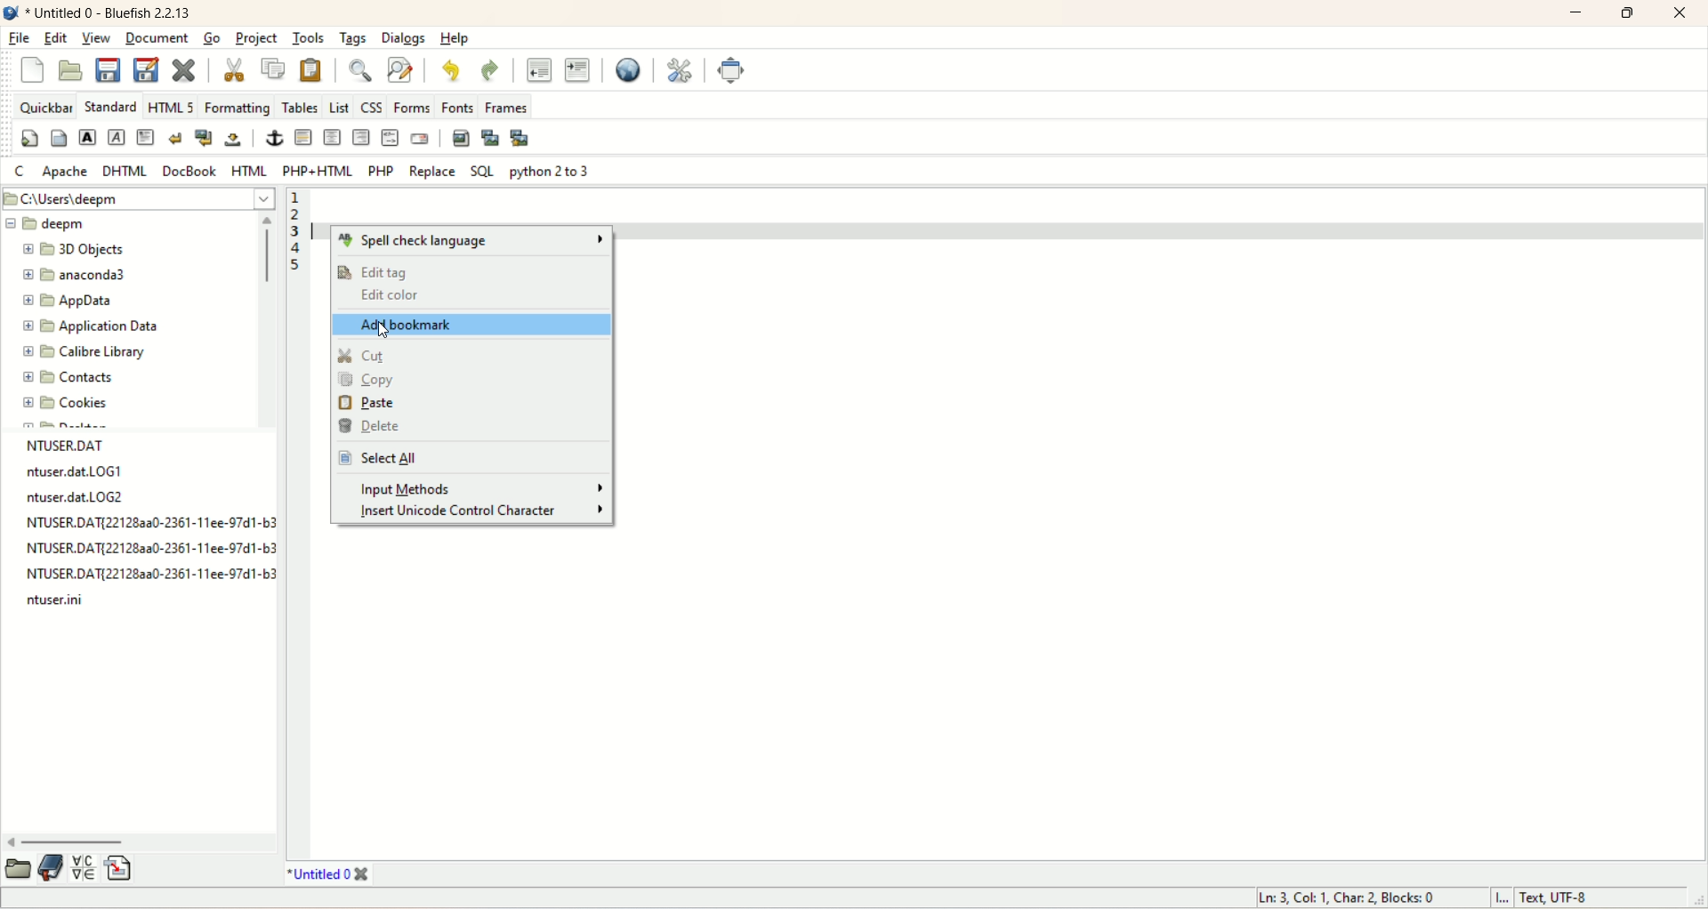  Describe the element at coordinates (80, 248) in the screenshot. I see `3D OBJECTS` at that location.